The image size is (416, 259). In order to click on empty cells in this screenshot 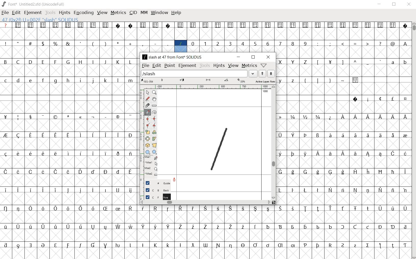, I will do `click(70, 162)`.